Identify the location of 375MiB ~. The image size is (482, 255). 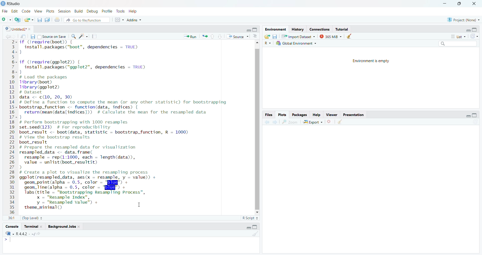
(331, 36).